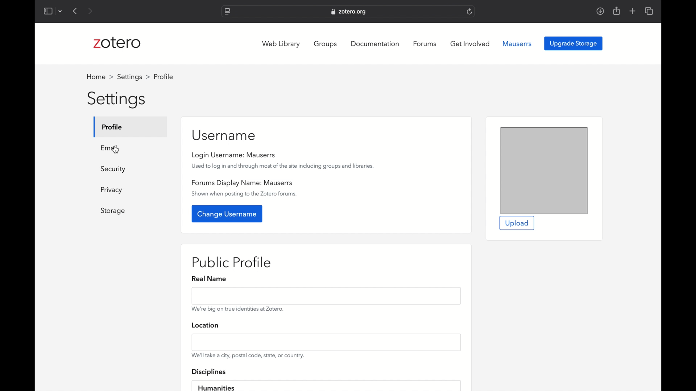 This screenshot has width=696, height=391. I want to click on refresh, so click(470, 12).